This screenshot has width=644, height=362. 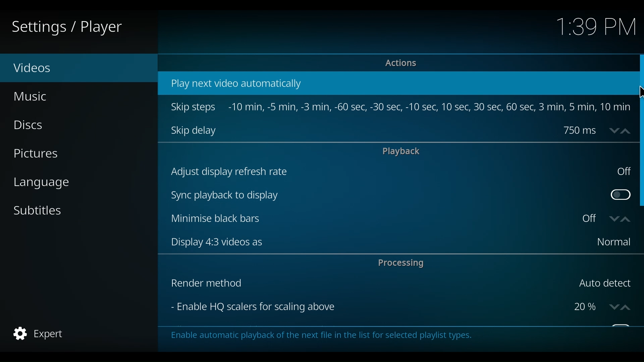 I want to click on 750 ms, so click(x=579, y=130).